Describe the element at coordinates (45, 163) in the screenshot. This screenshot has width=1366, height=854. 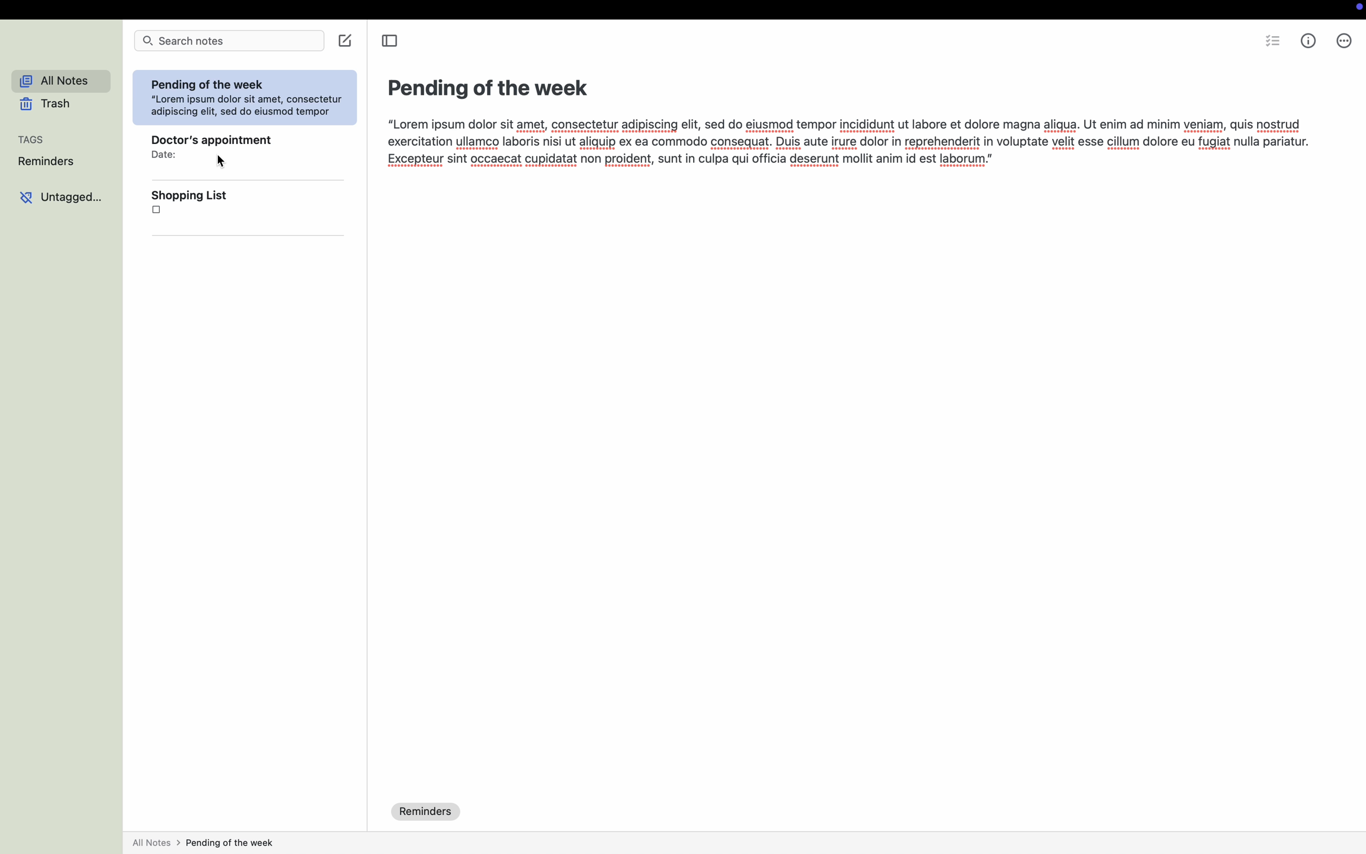
I see `reminders` at that location.